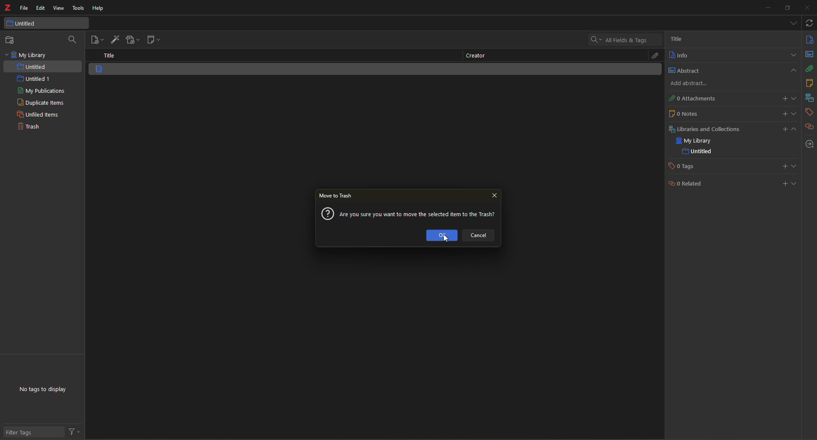 Image resolution: width=817 pixels, height=440 pixels. Describe the element at coordinates (131, 40) in the screenshot. I see `add attachment` at that location.